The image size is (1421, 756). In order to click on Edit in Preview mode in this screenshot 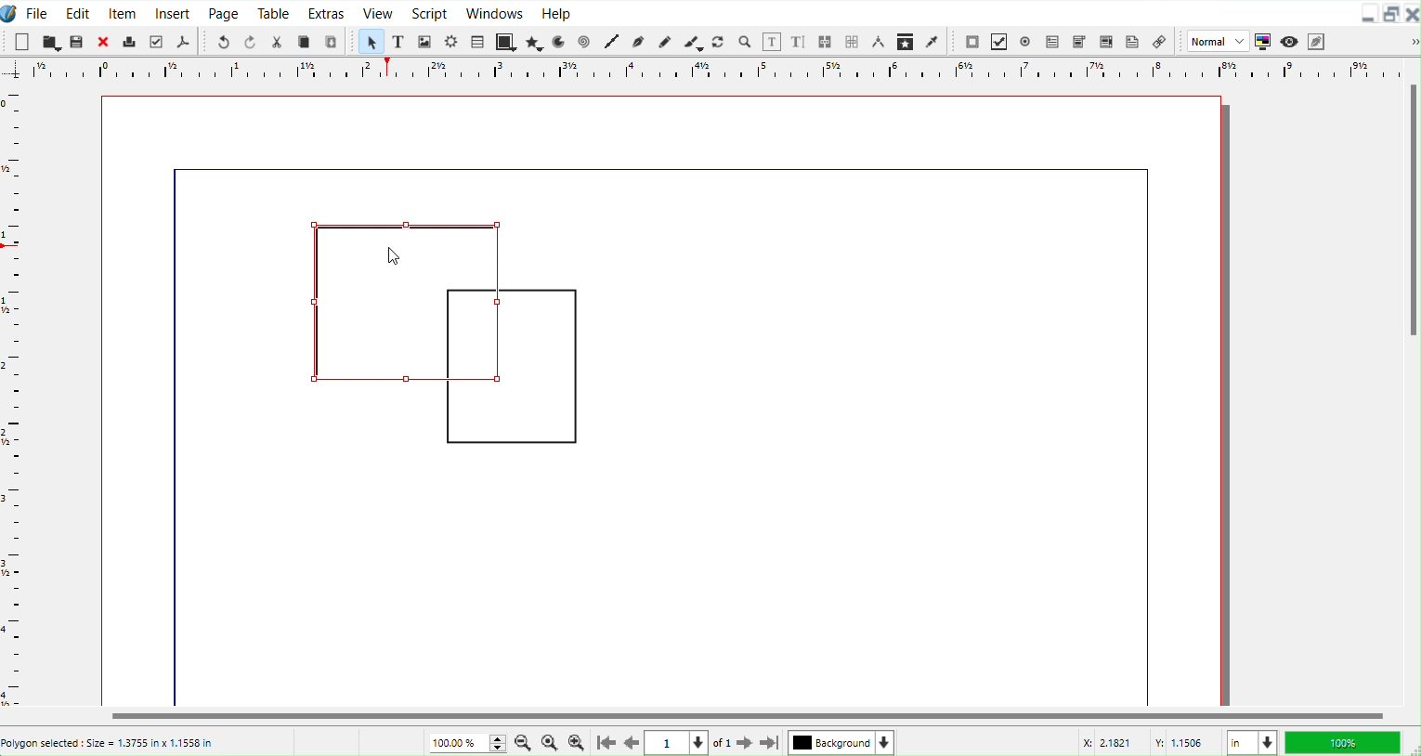, I will do `click(1316, 40)`.